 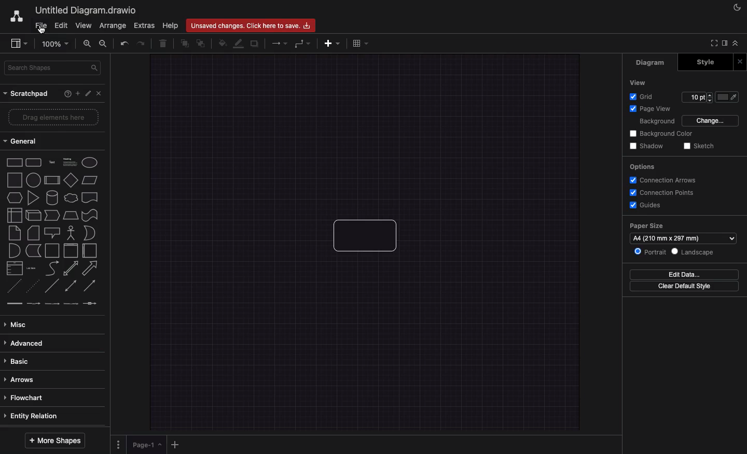 What do you see at coordinates (88, 11) in the screenshot?
I see `Untitled diagram.draw.io` at bounding box center [88, 11].